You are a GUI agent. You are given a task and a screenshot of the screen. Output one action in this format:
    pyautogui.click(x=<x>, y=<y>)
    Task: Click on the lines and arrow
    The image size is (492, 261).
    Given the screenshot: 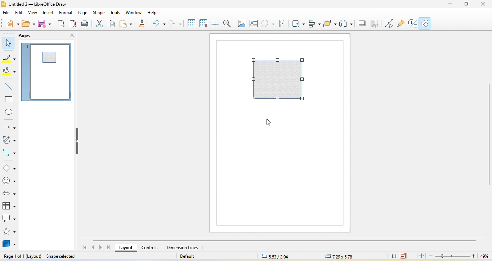 What is the action you would take?
    pyautogui.click(x=9, y=125)
    